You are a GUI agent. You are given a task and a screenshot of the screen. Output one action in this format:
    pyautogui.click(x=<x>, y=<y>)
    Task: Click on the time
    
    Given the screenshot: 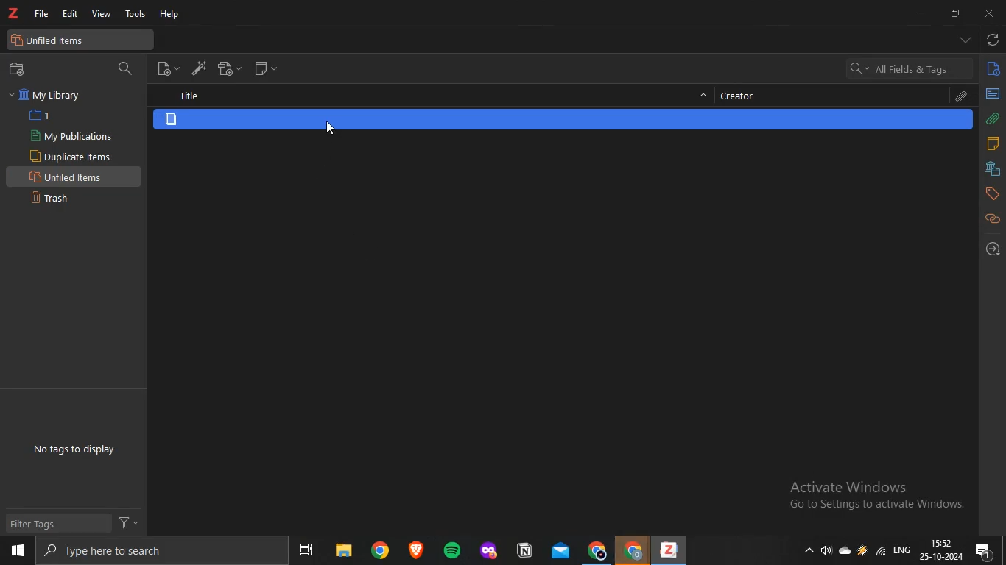 What is the action you would take?
    pyautogui.click(x=942, y=542)
    